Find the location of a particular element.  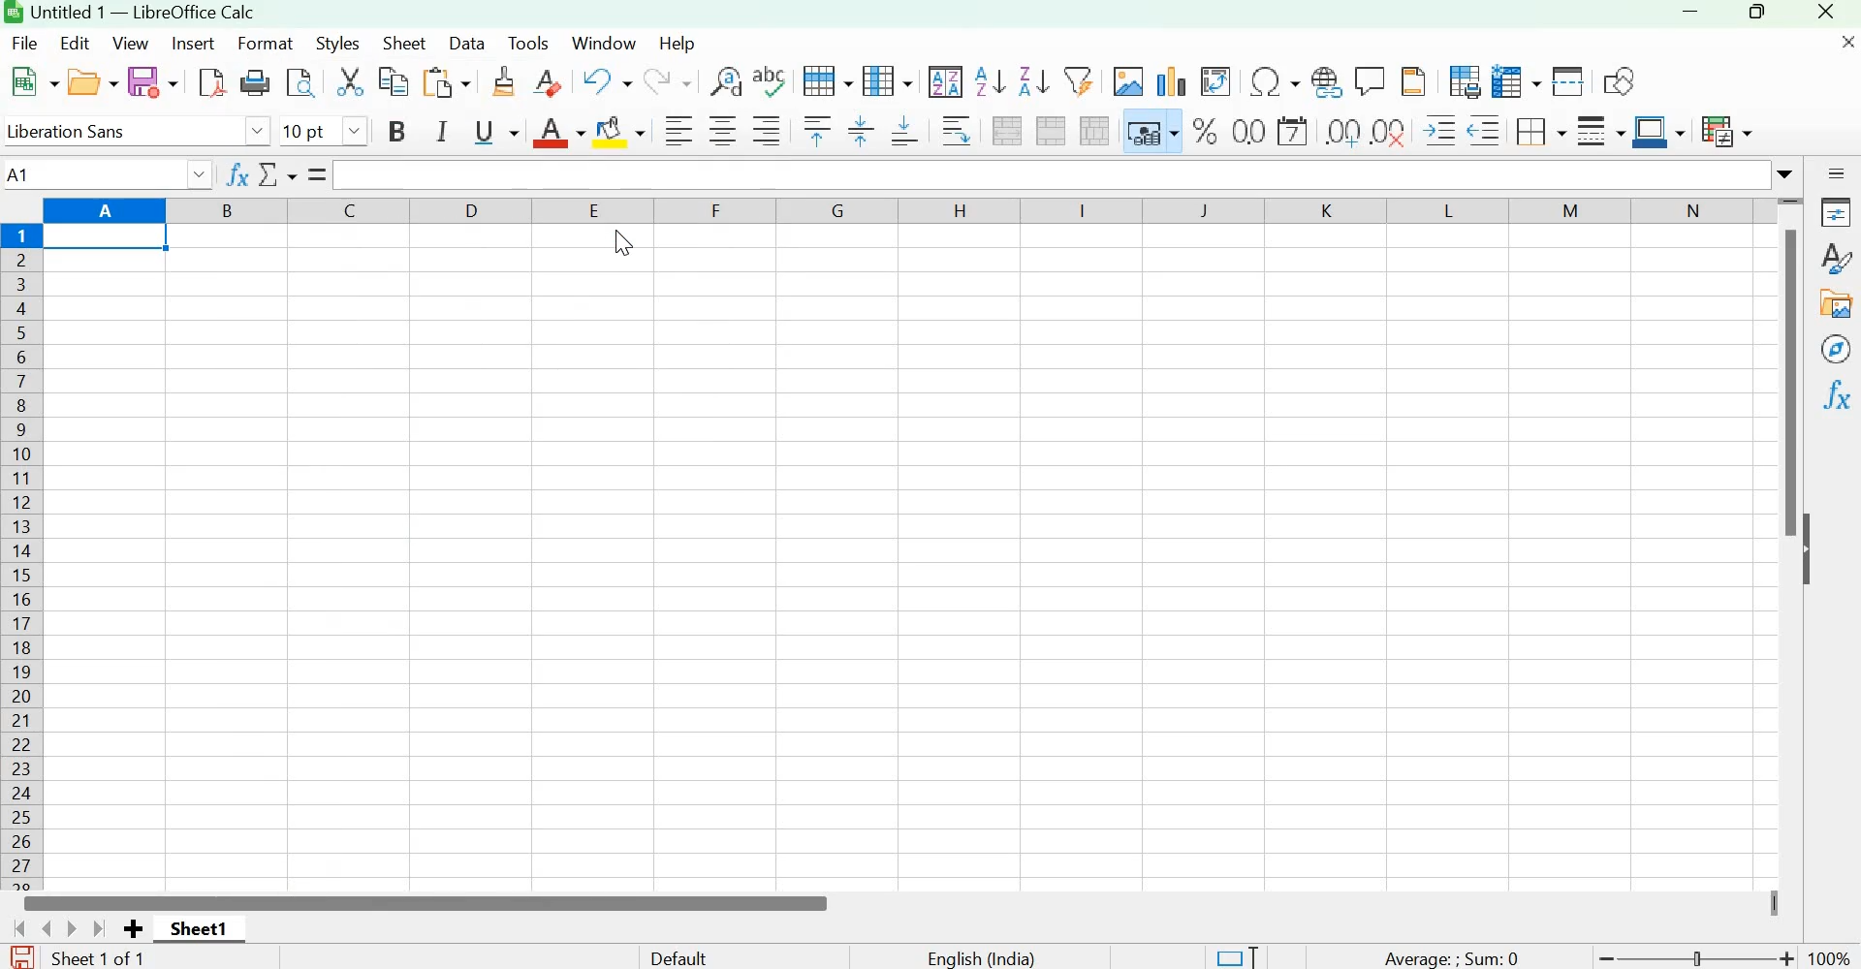

Font size is located at coordinates (326, 130).